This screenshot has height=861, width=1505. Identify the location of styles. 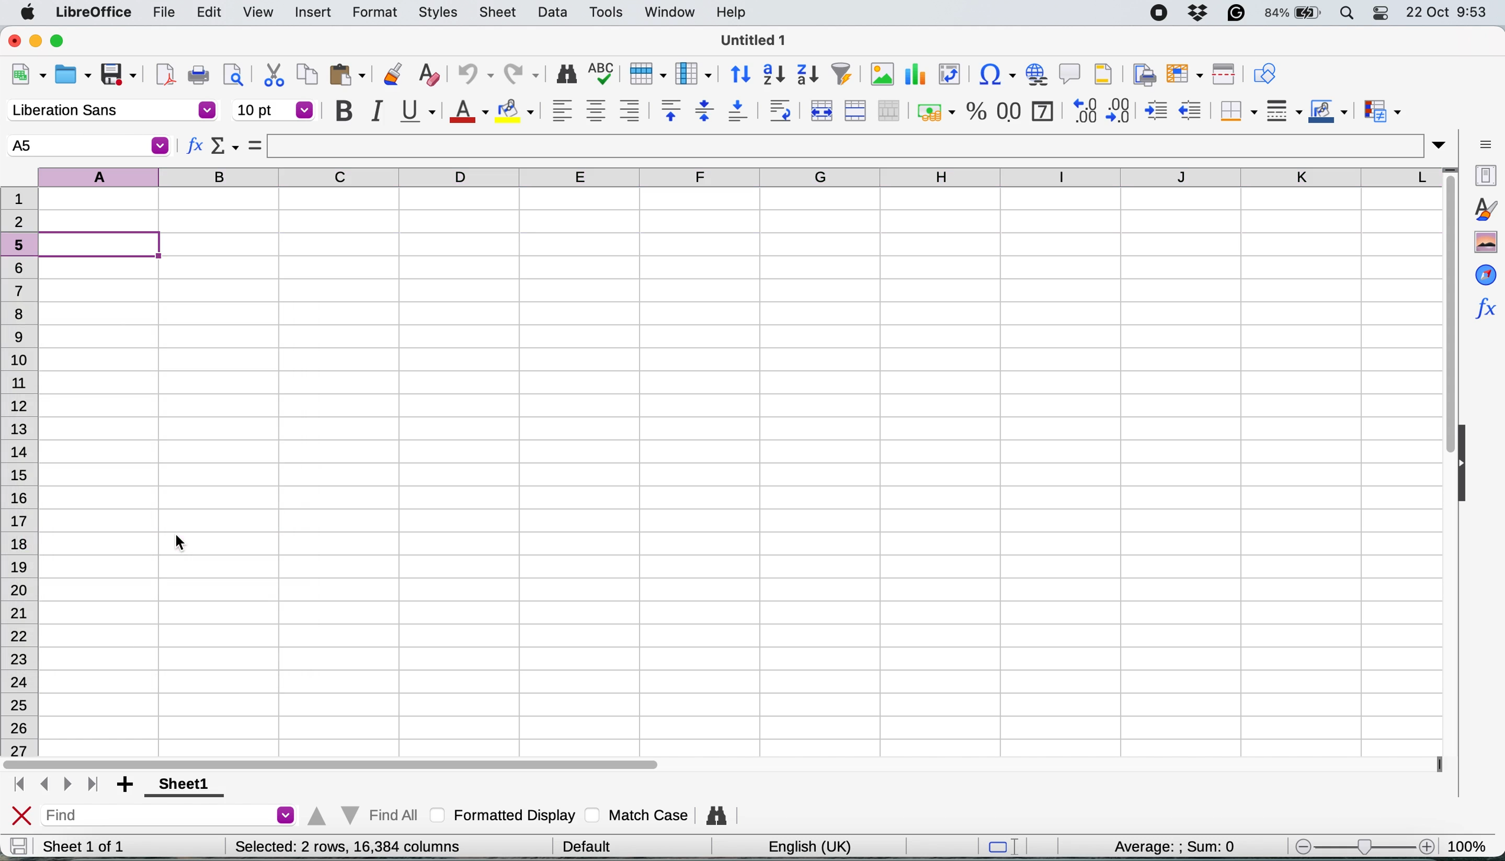
(1484, 209).